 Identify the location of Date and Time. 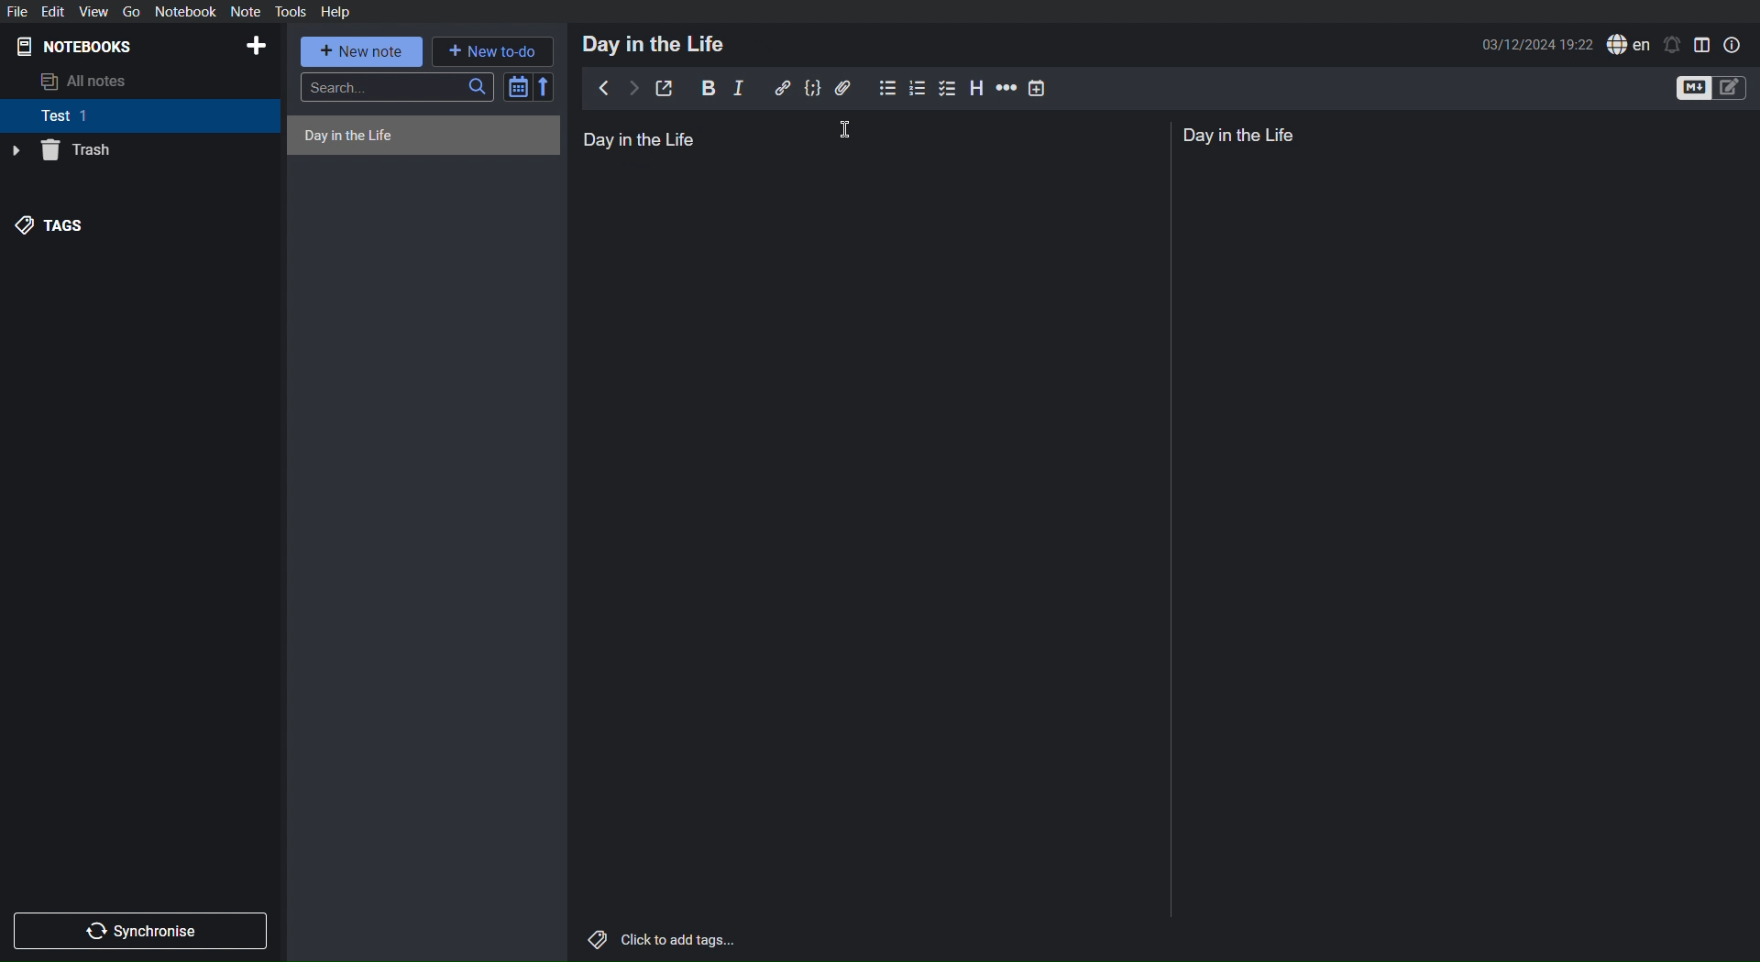
(1536, 45).